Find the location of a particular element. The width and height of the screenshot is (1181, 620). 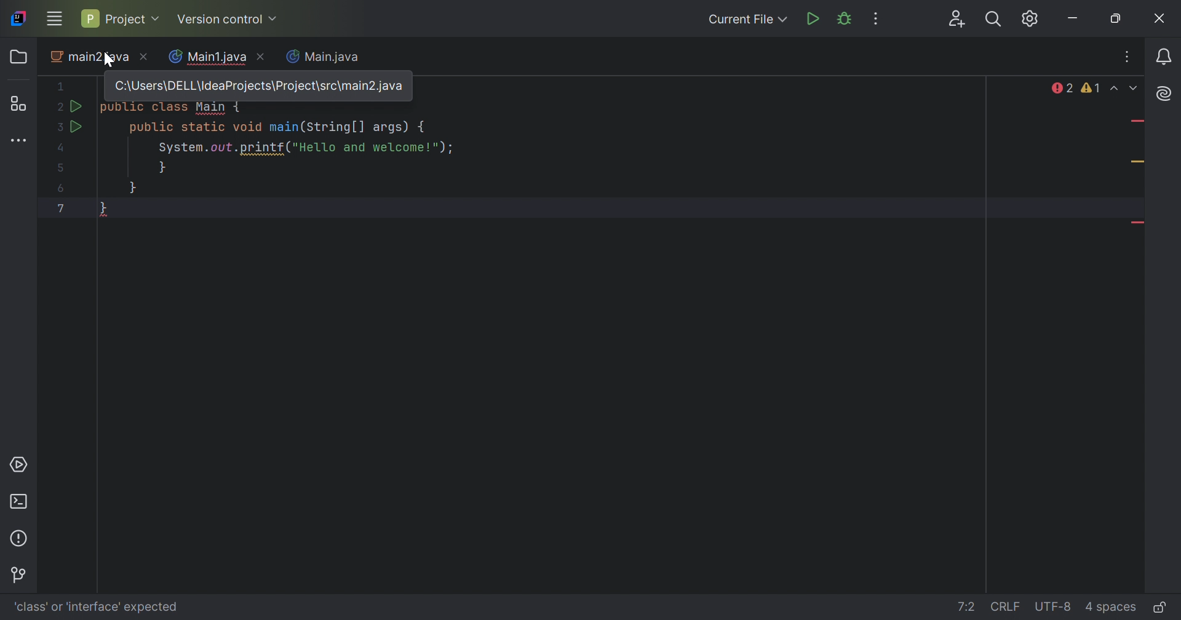

7 is located at coordinates (60, 207).